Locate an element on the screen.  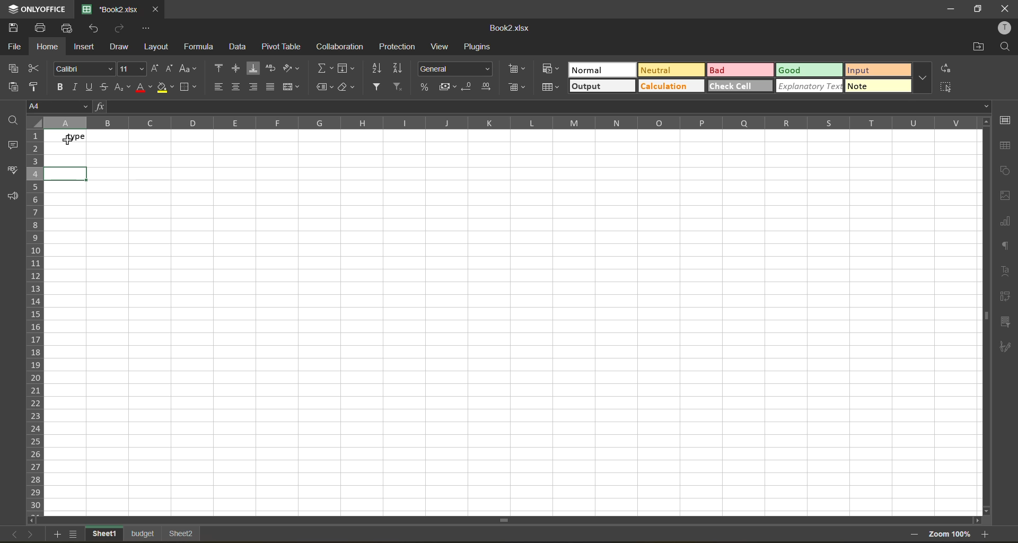
file name is located at coordinates (509, 28).